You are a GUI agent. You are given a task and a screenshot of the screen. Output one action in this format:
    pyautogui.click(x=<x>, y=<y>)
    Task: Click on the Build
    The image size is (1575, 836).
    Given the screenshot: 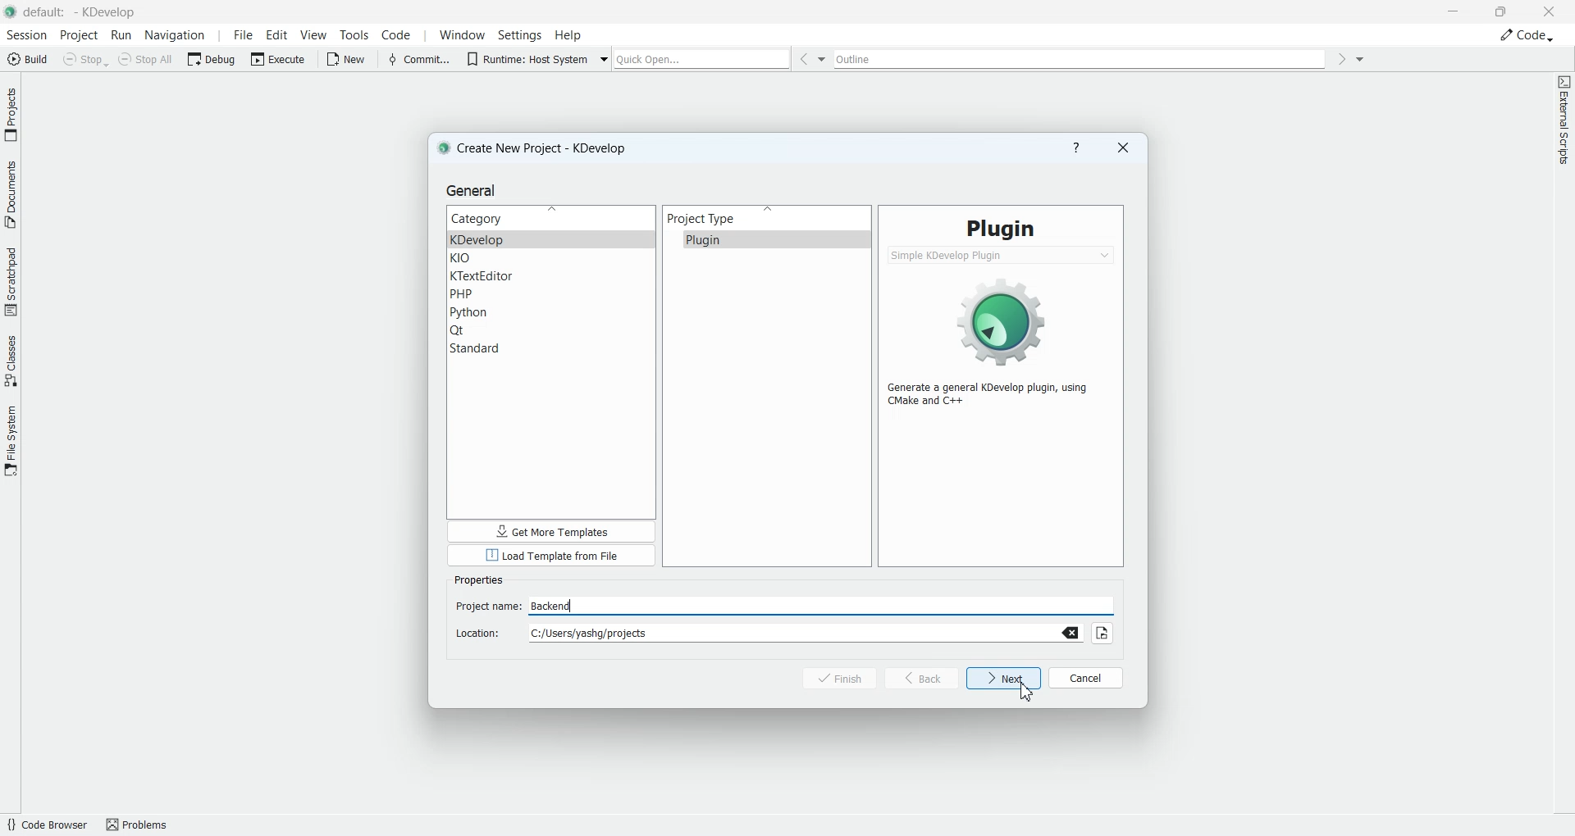 What is the action you would take?
    pyautogui.click(x=26, y=58)
    